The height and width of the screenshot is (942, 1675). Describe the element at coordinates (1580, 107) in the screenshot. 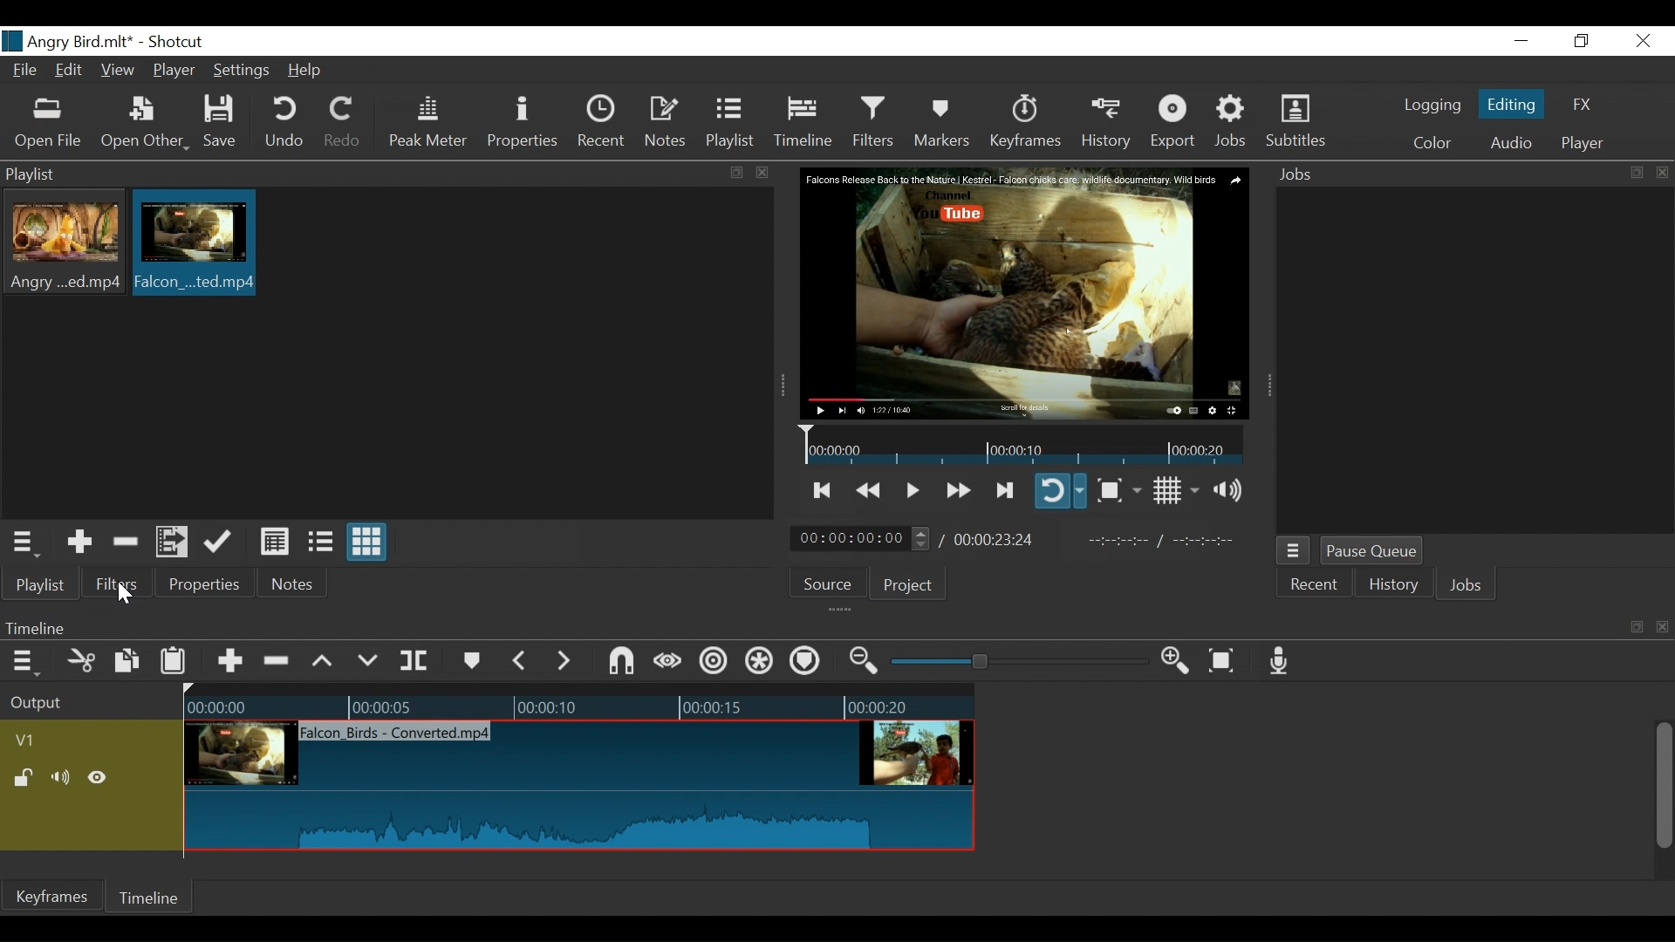

I see `FX` at that location.